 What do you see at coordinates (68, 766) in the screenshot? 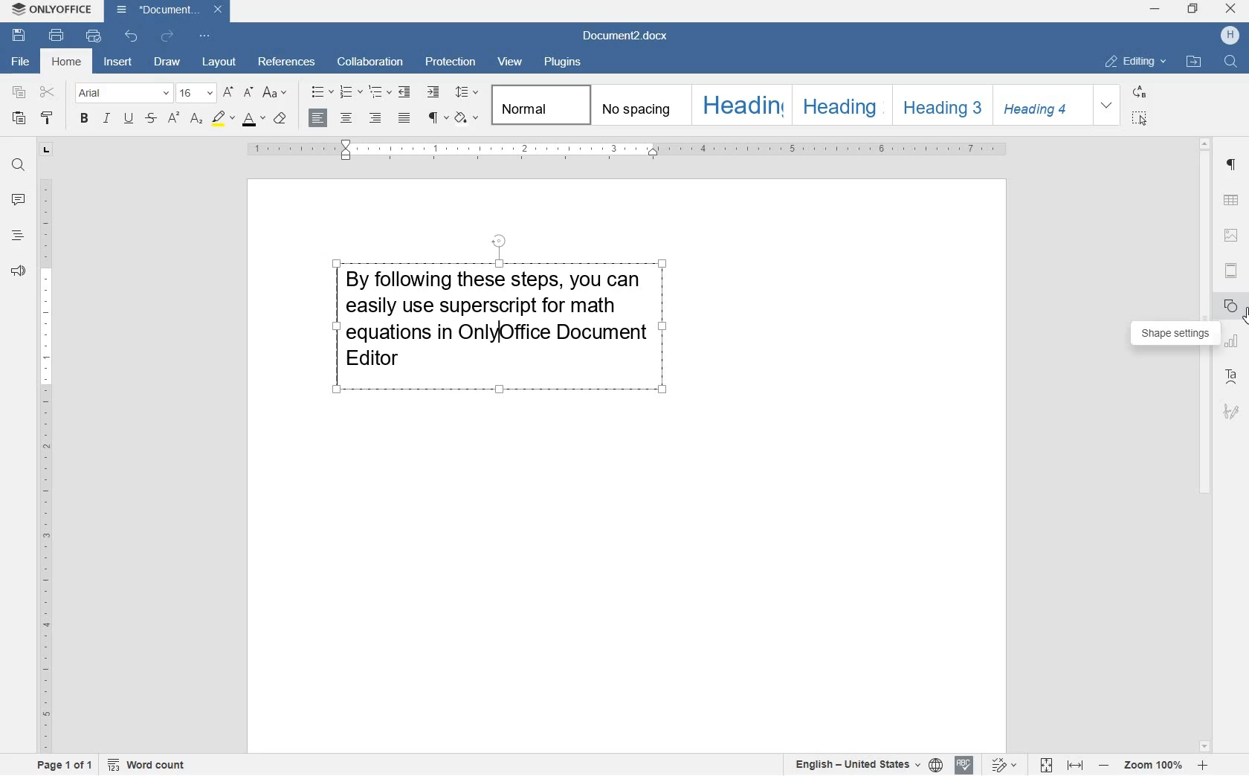
I see `page 1 of 1` at bounding box center [68, 766].